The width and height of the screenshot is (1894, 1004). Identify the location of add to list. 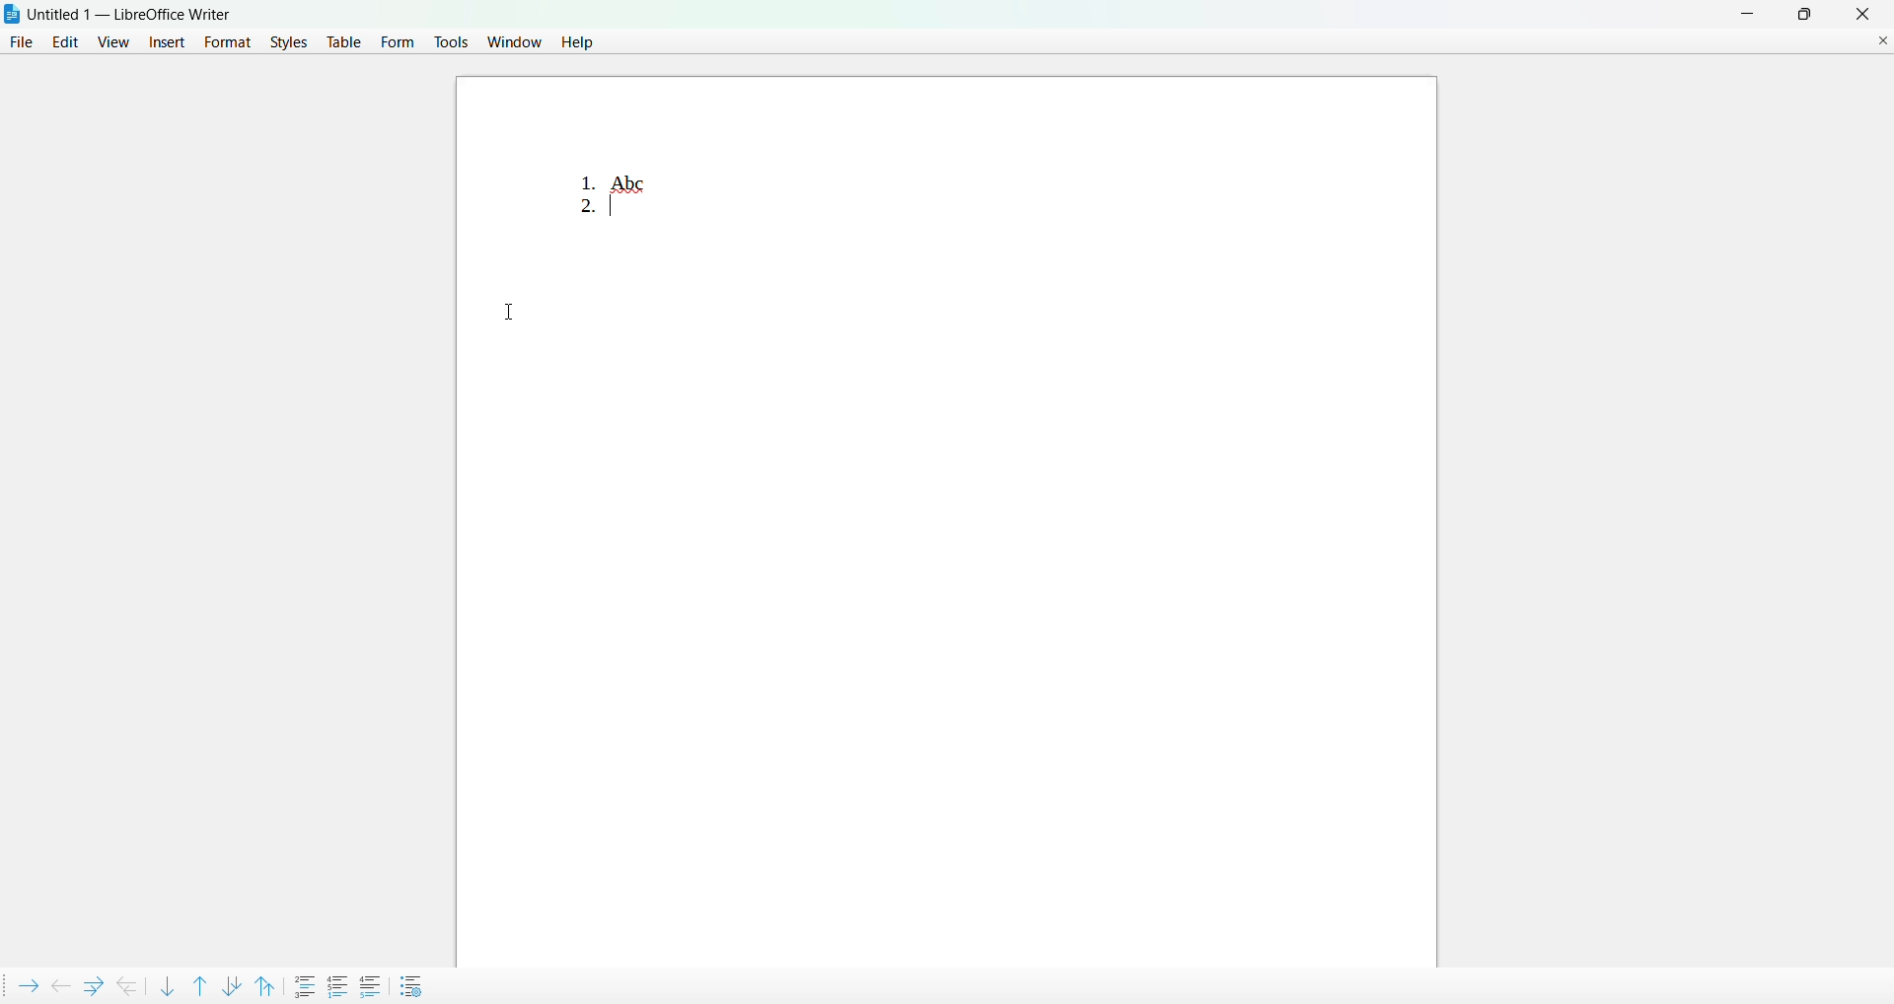
(370, 985).